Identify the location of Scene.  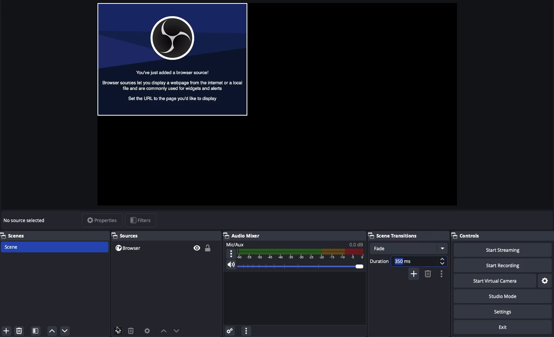
(56, 247).